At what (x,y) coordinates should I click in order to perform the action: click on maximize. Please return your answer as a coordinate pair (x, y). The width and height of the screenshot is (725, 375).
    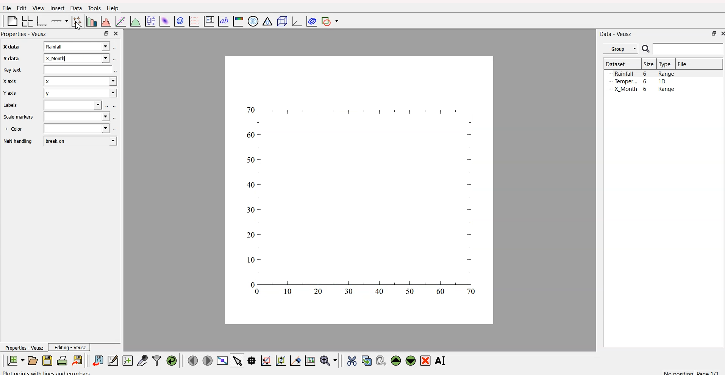
    Looking at the image, I should click on (106, 34).